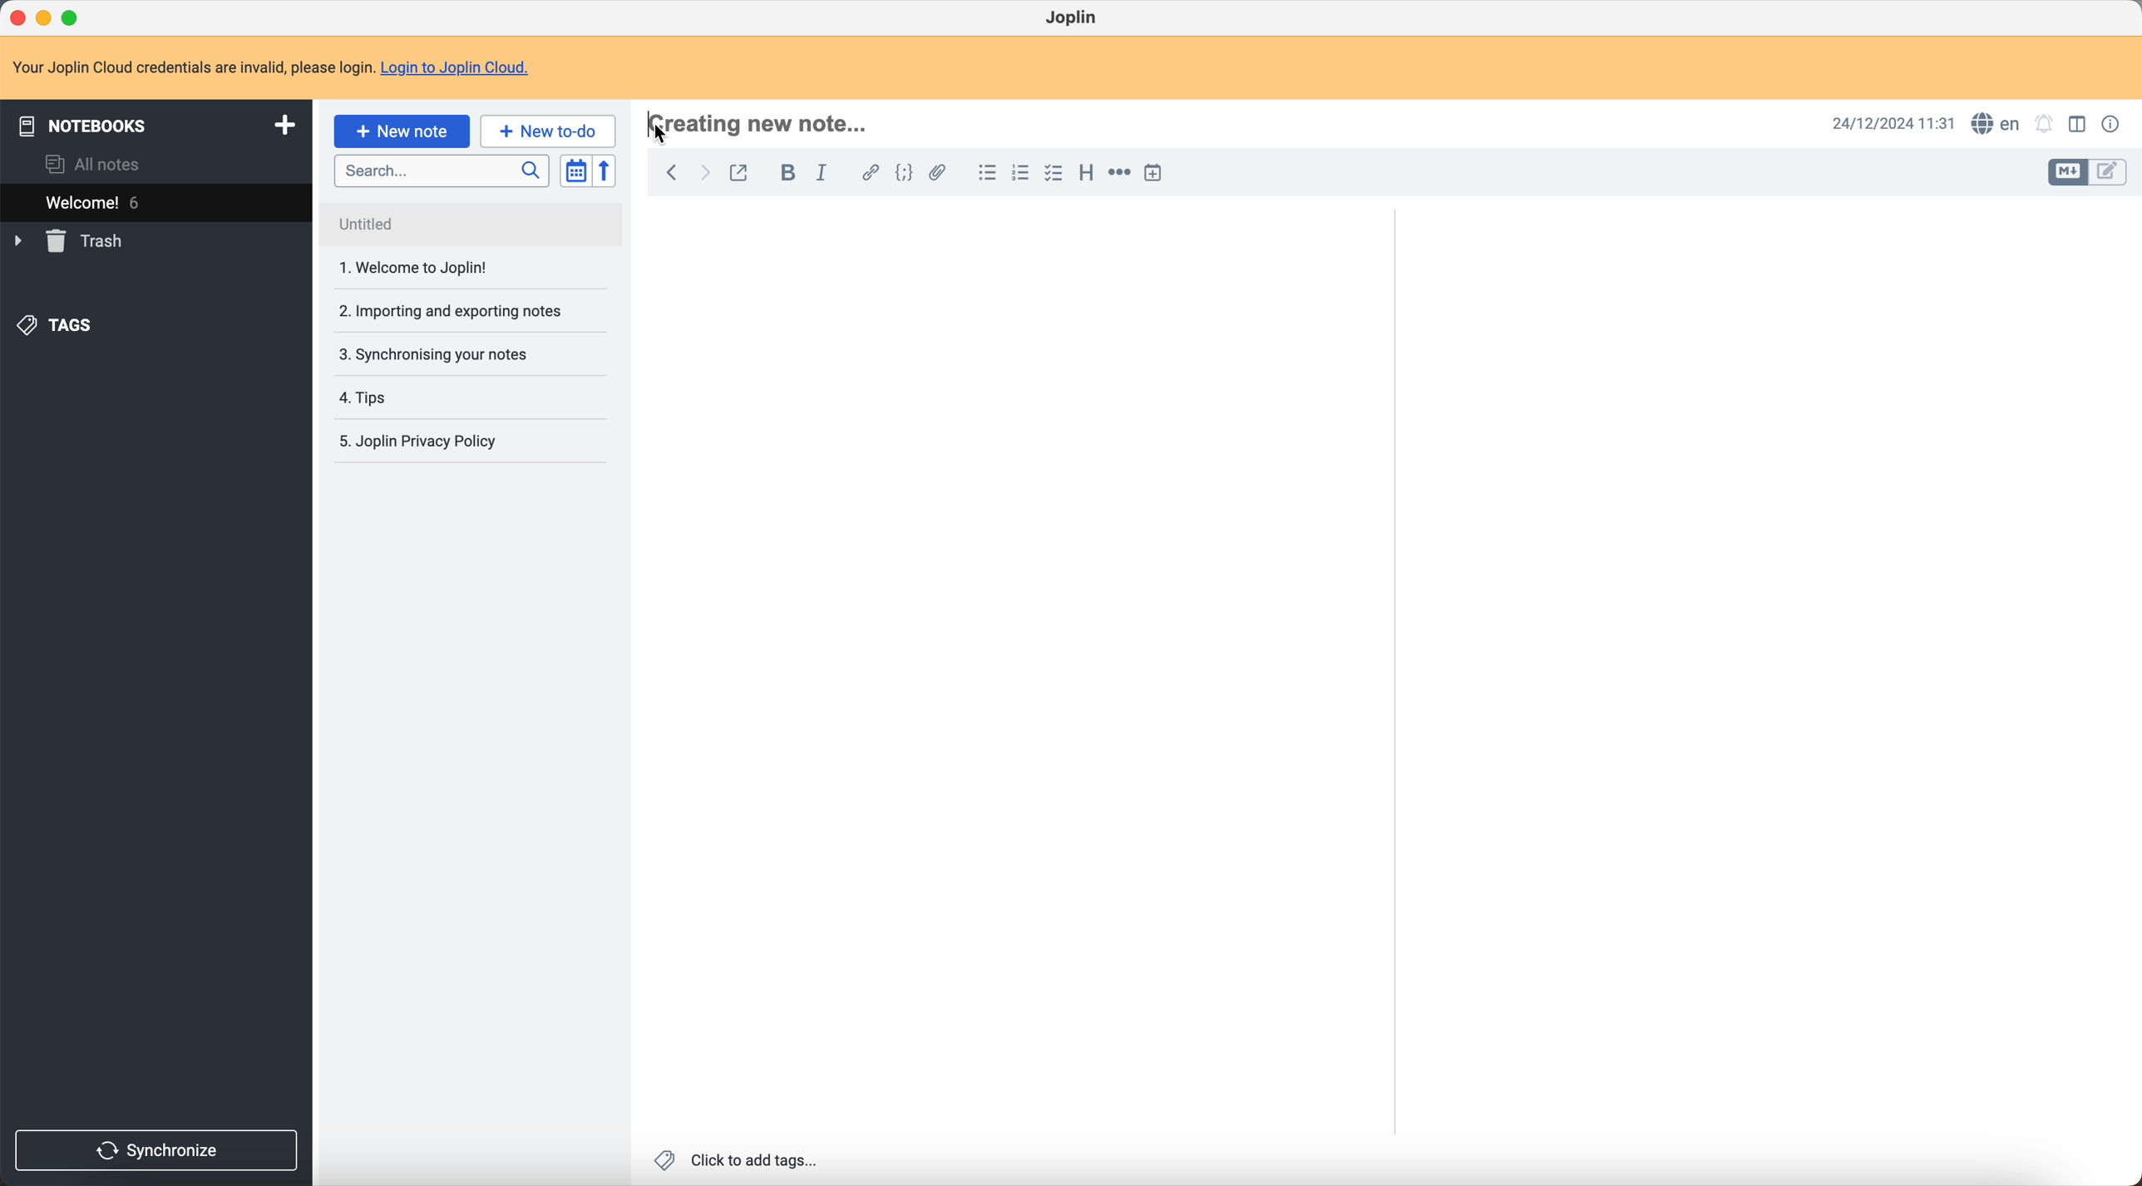 The image size is (2142, 1186). Describe the element at coordinates (59, 326) in the screenshot. I see `tags` at that location.